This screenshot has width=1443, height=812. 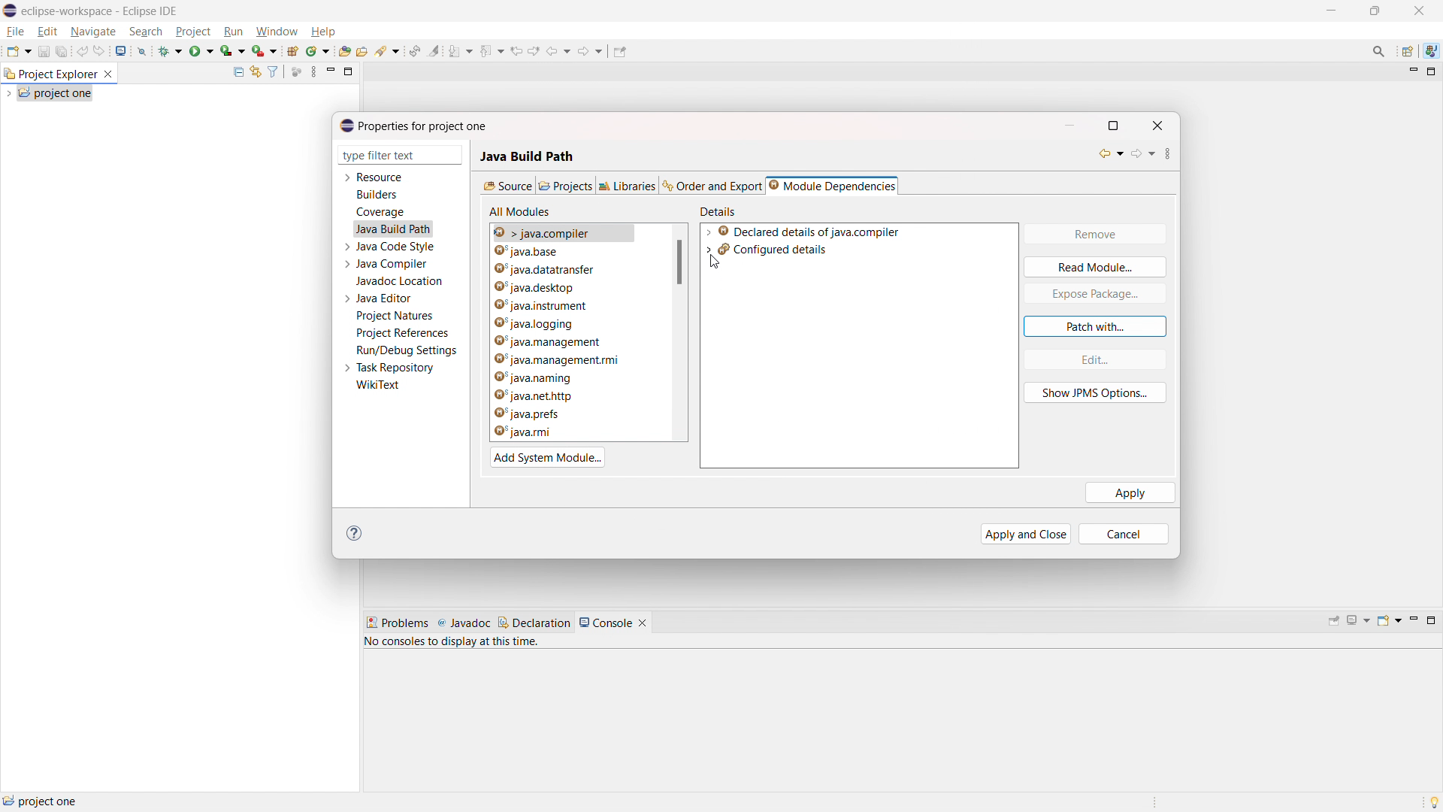 What do you see at coordinates (347, 298) in the screenshot?
I see `expand java editor` at bounding box center [347, 298].